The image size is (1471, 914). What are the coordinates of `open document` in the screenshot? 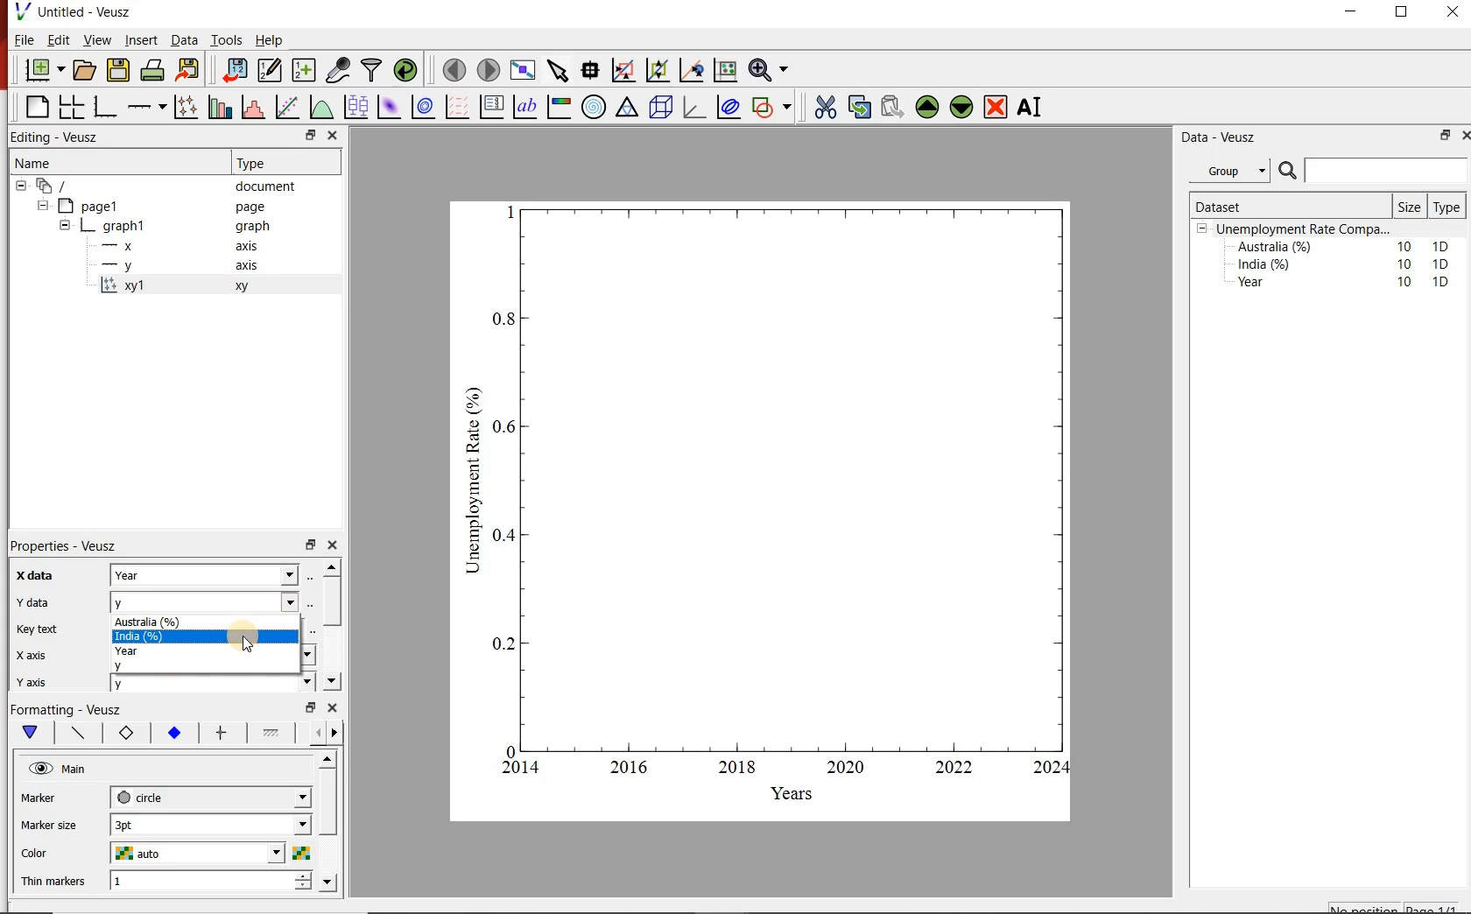 It's located at (86, 70).